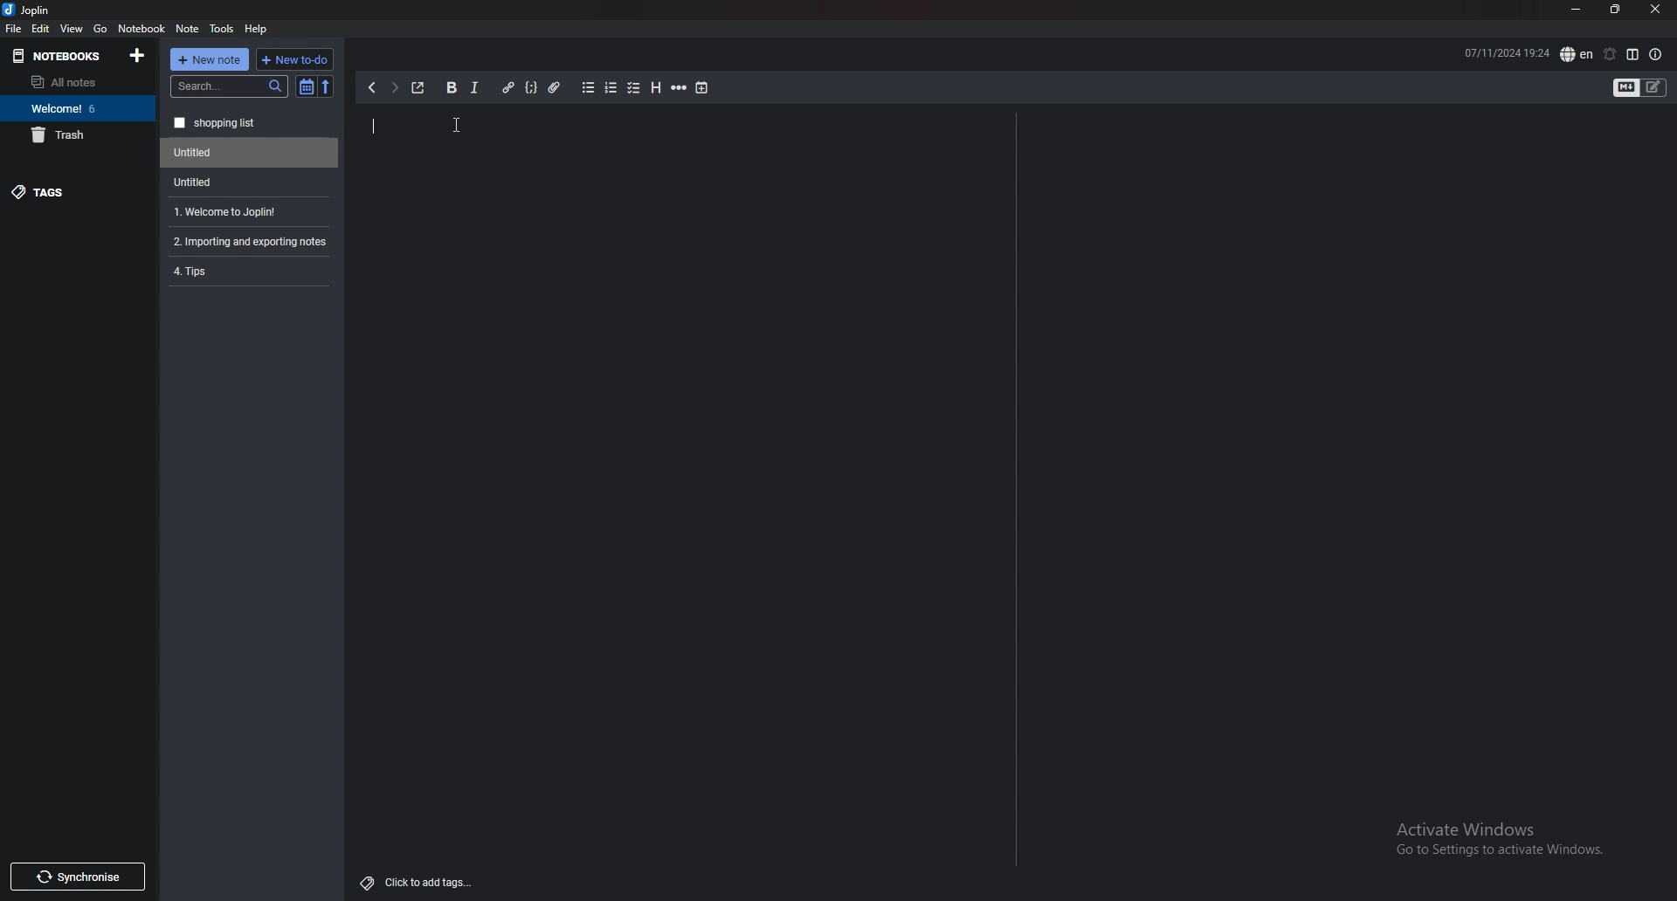  Describe the element at coordinates (137, 54) in the screenshot. I see `add notebooks` at that location.